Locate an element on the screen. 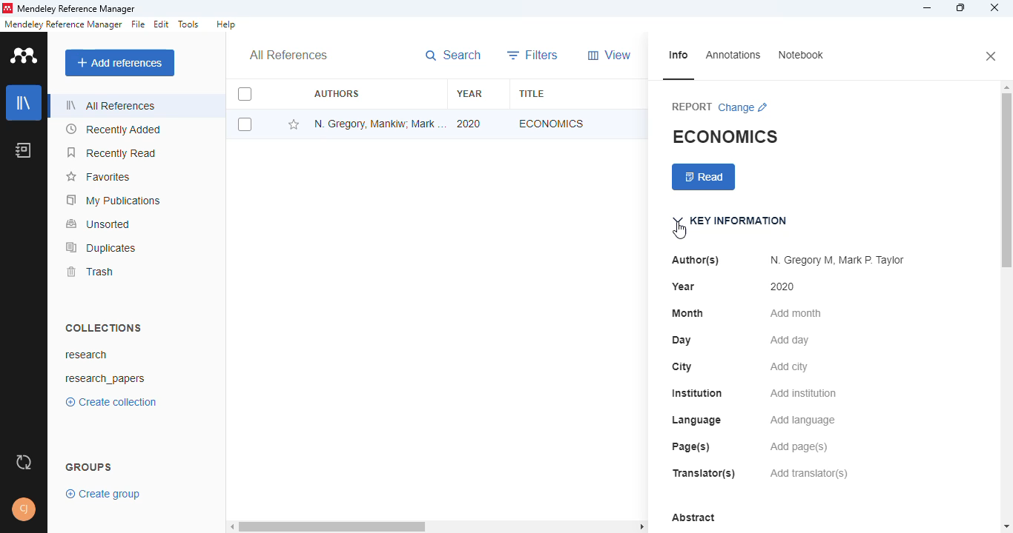 The image size is (1013, 533). close is located at coordinates (992, 57).